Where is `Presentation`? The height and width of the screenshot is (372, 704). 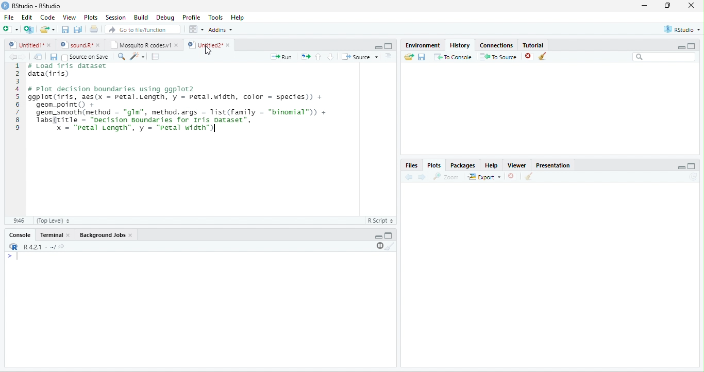
Presentation is located at coordinates (554, 165).